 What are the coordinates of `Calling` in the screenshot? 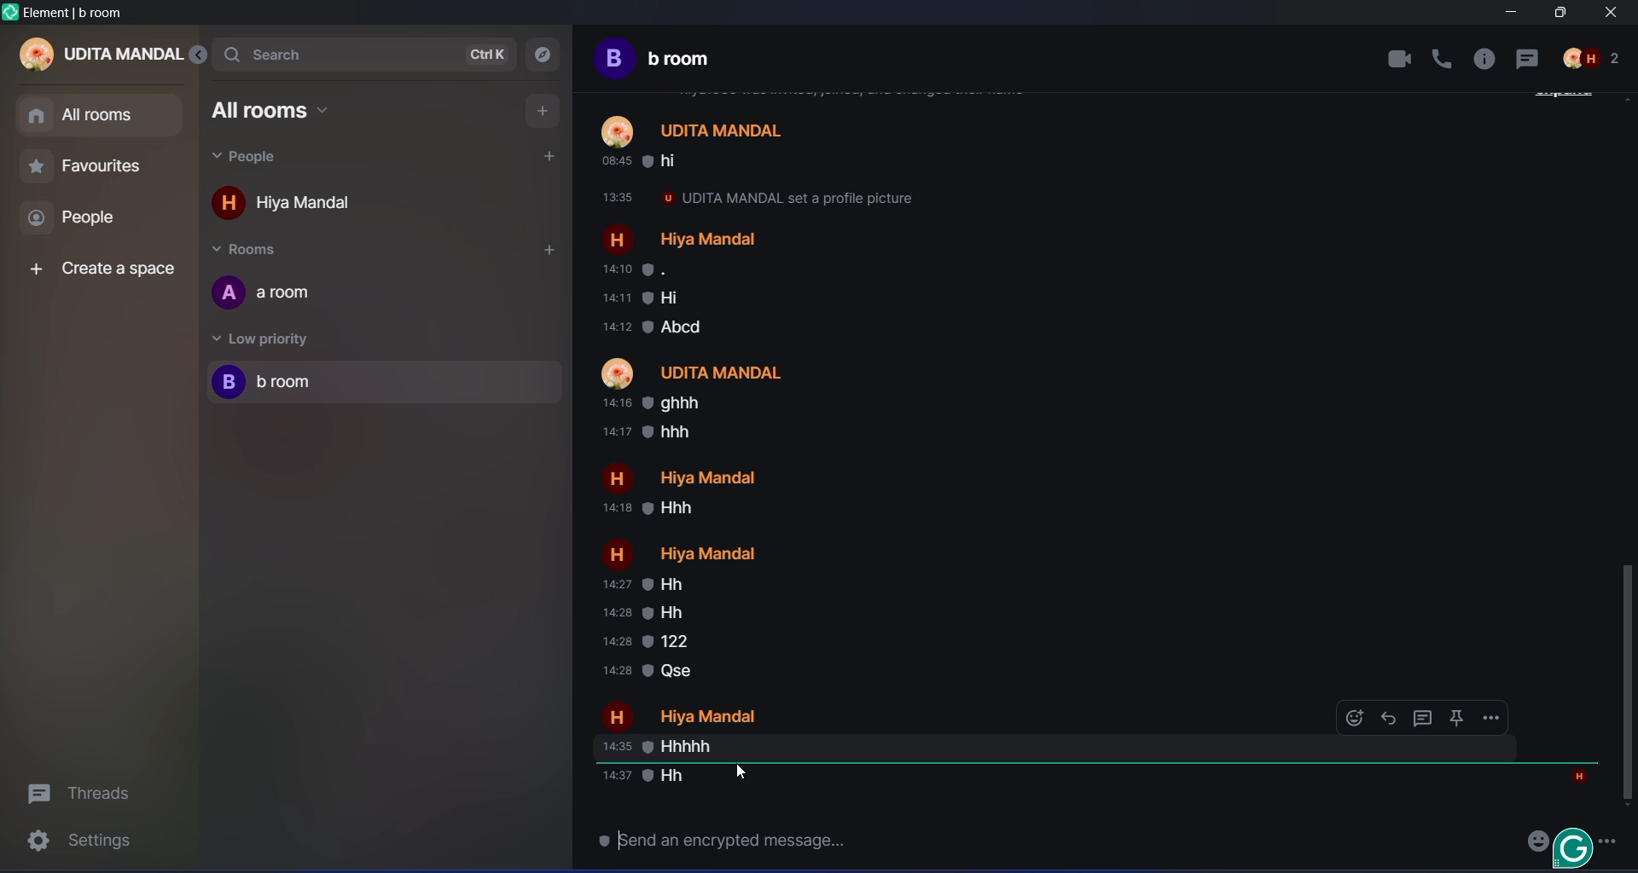 It's located at (1443, 59).